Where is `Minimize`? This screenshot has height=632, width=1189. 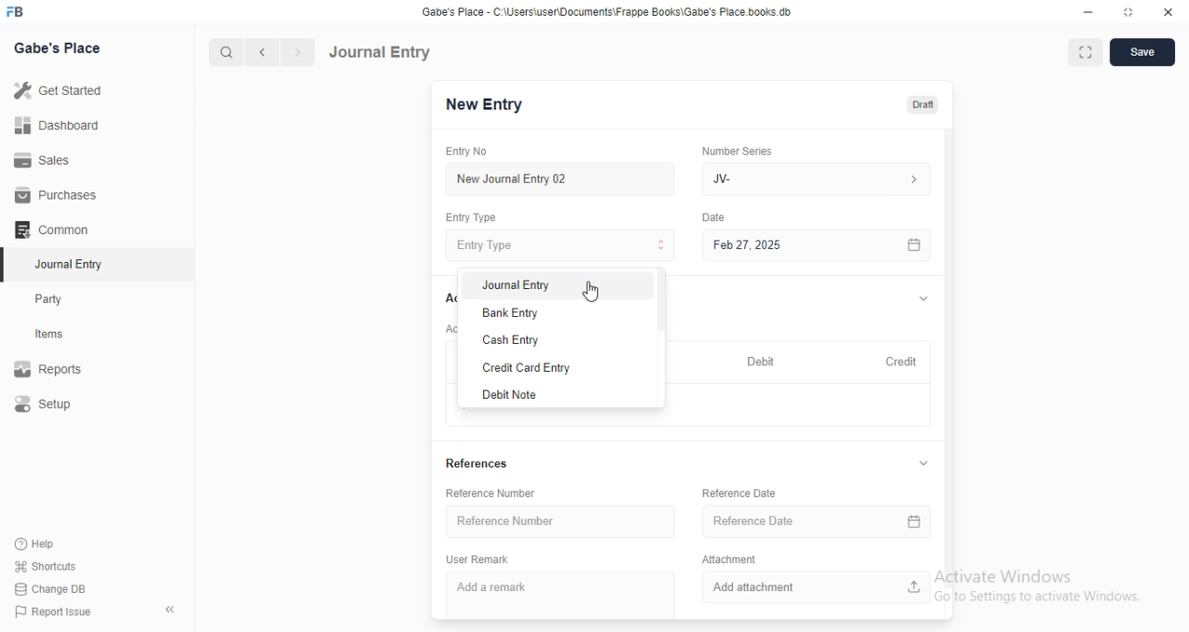 Minimize is located at coordinates (1089, 12).